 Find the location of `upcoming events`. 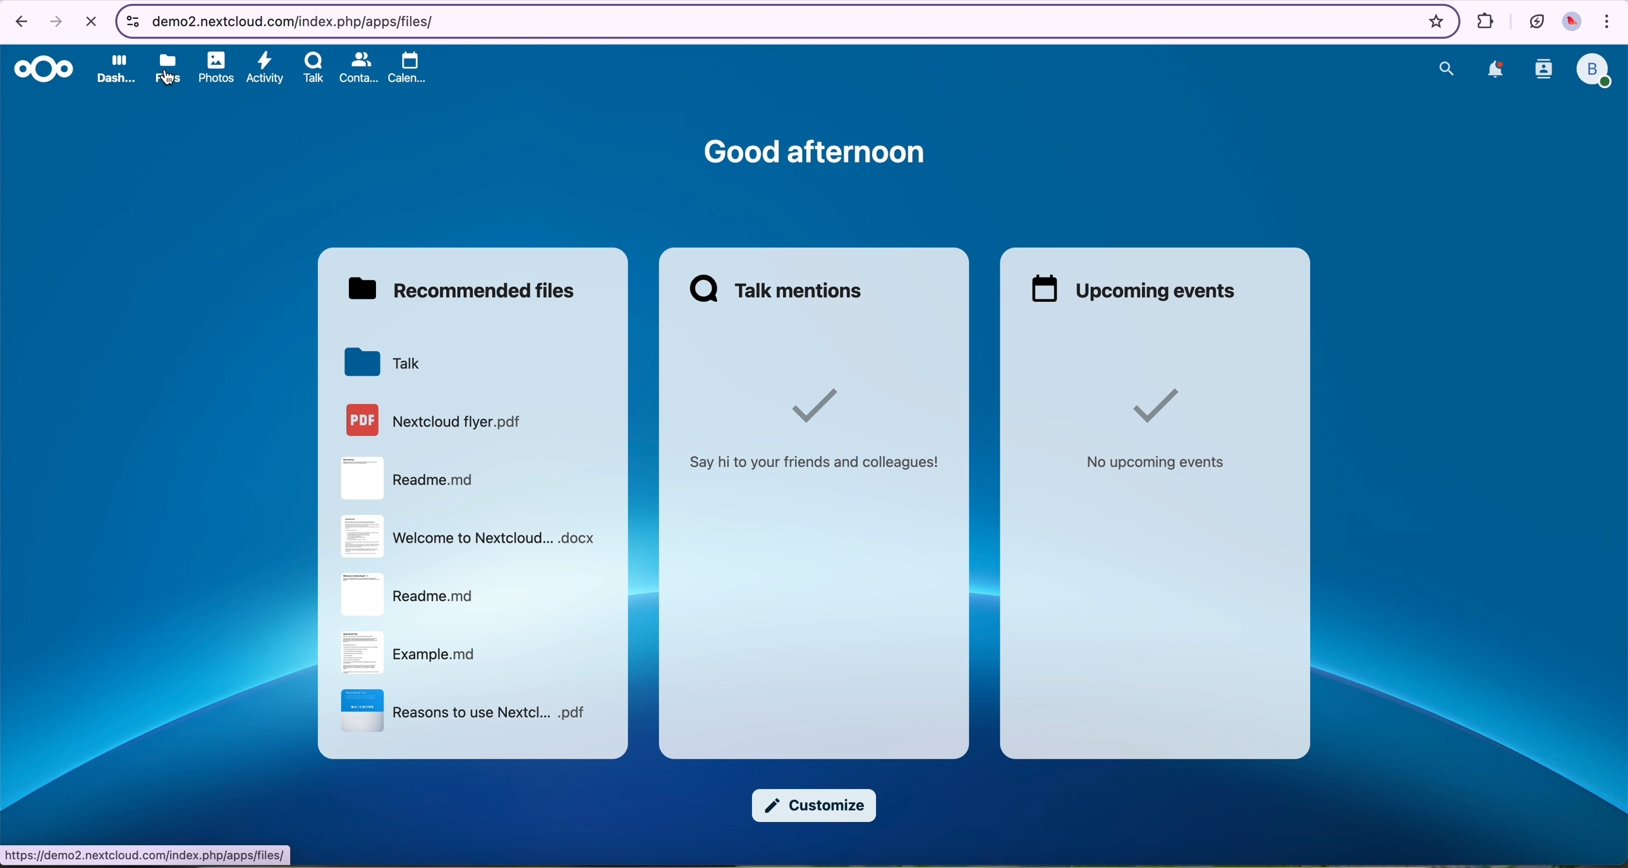

upcoming events is located at coordinates (1129, 290).